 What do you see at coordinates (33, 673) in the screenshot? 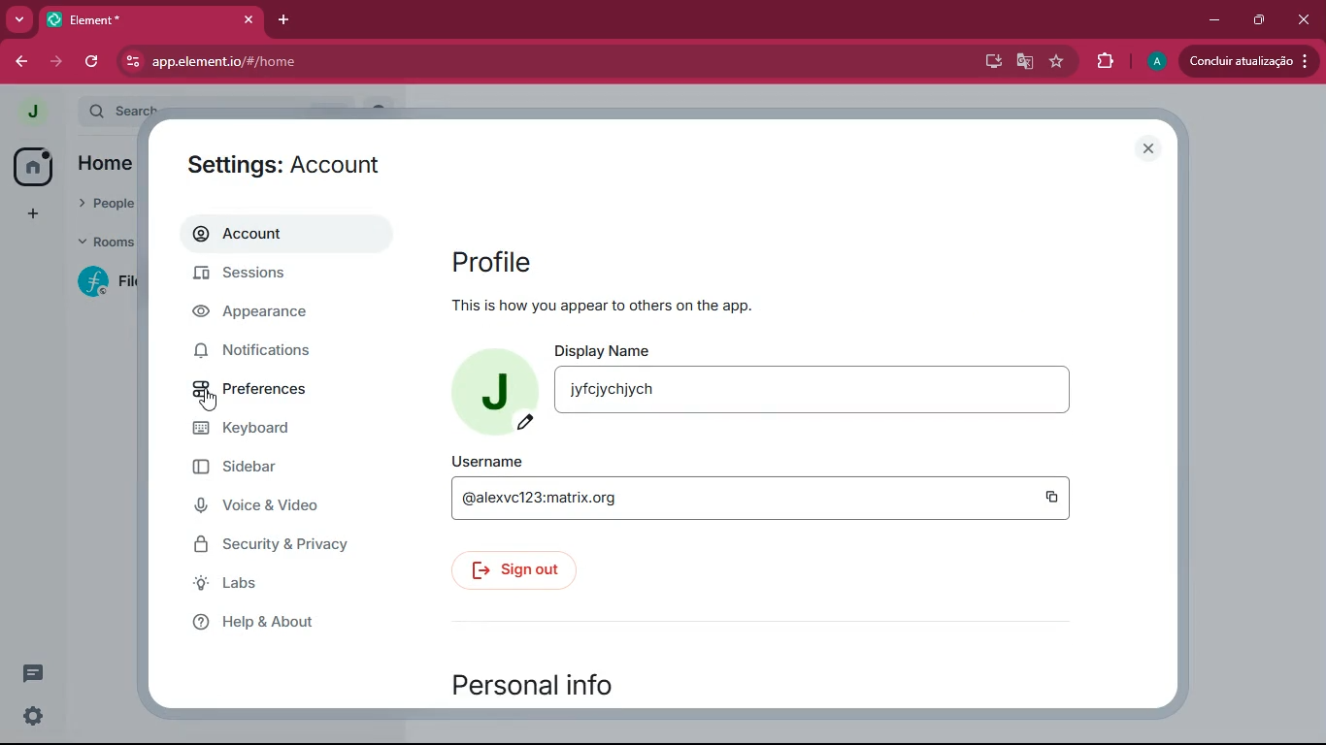
I see `threads` at bounding box center [33, 673].